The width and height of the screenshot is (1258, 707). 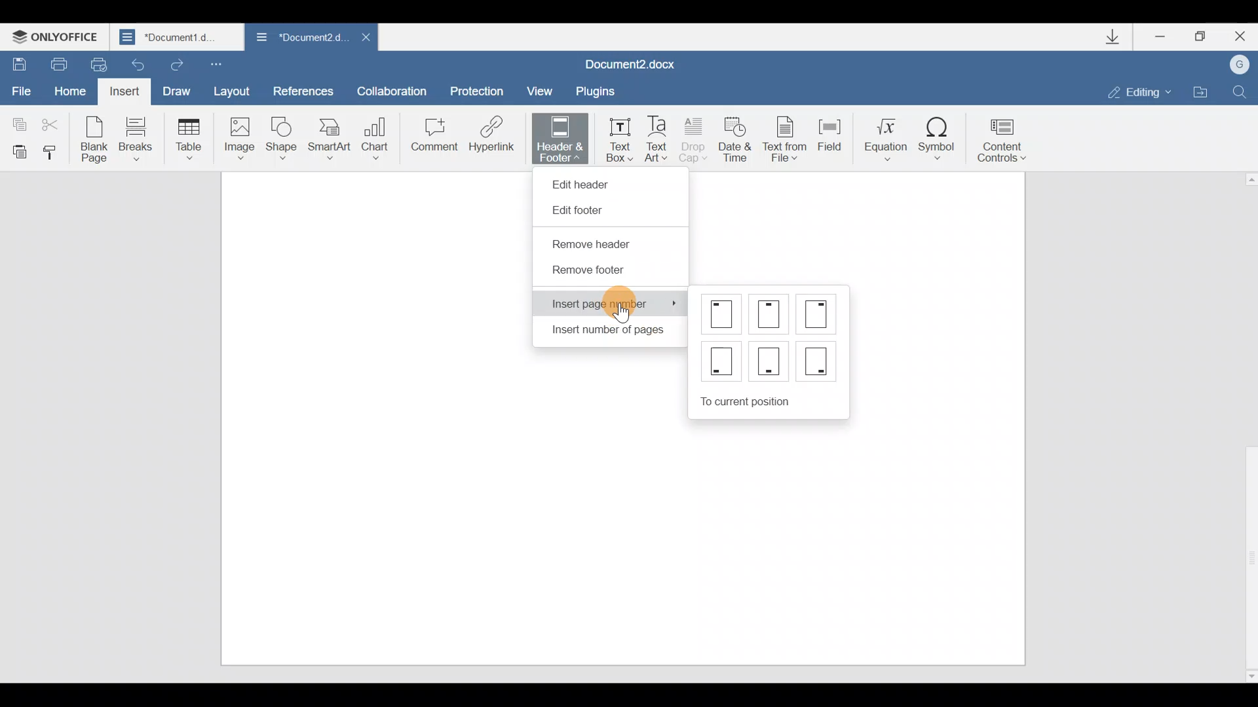 What do you see at coordinates (69, 90) in the screenshot?
I see `Home` at bounding box center [69, 90].